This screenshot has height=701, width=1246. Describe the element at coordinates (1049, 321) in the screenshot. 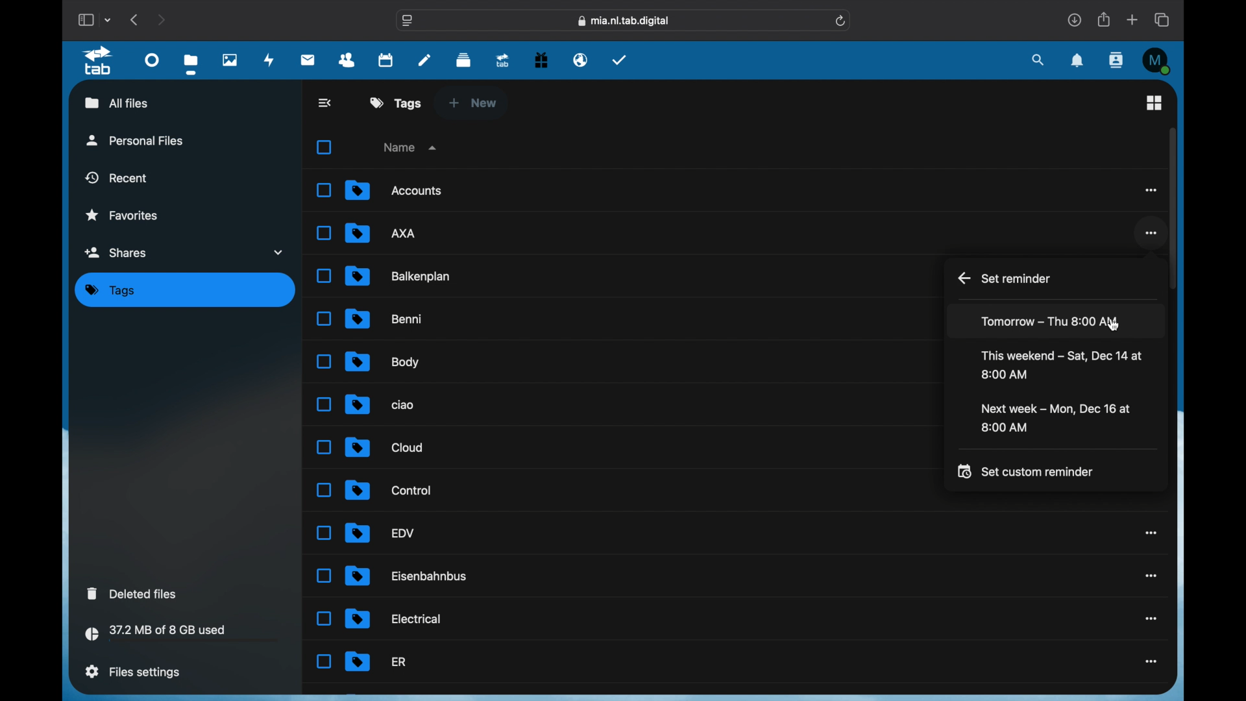

I see `tomorrow` at that location.